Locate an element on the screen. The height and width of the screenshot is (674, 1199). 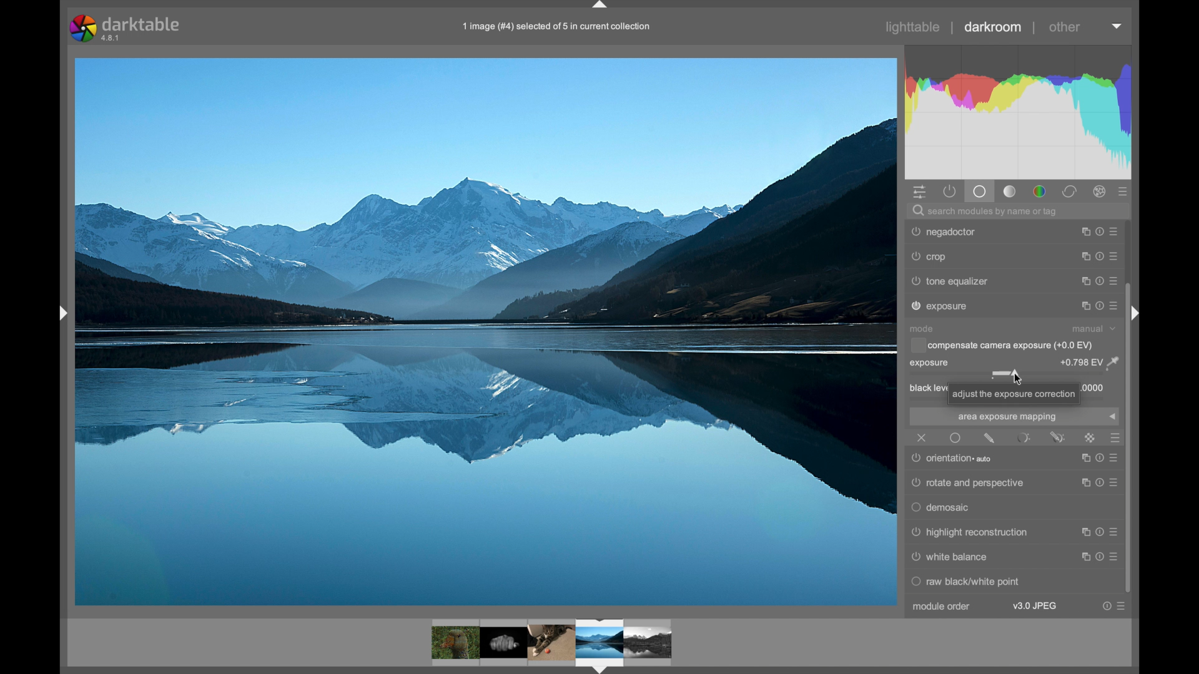
drawn mask is located at coordinates (989, 437).